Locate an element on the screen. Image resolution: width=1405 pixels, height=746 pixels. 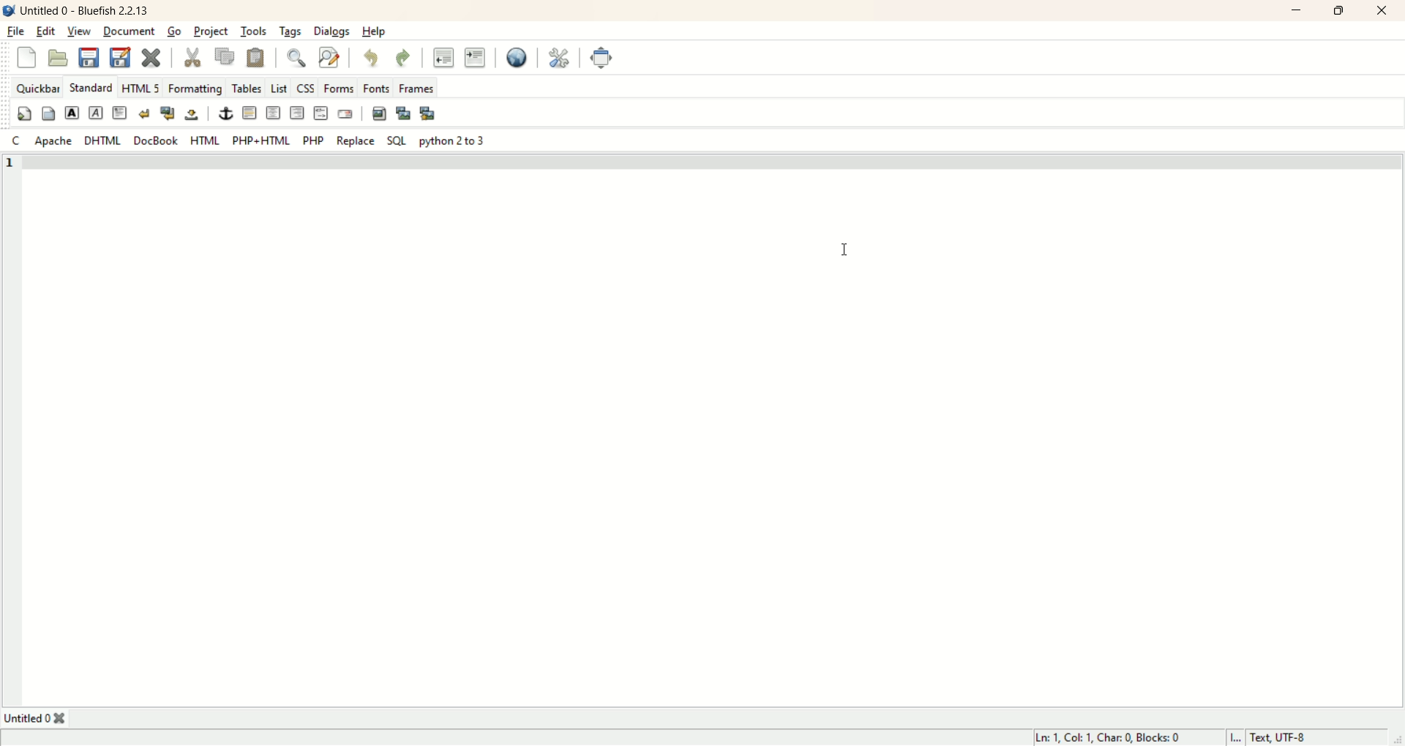
List is located at coordinates (277, 88).